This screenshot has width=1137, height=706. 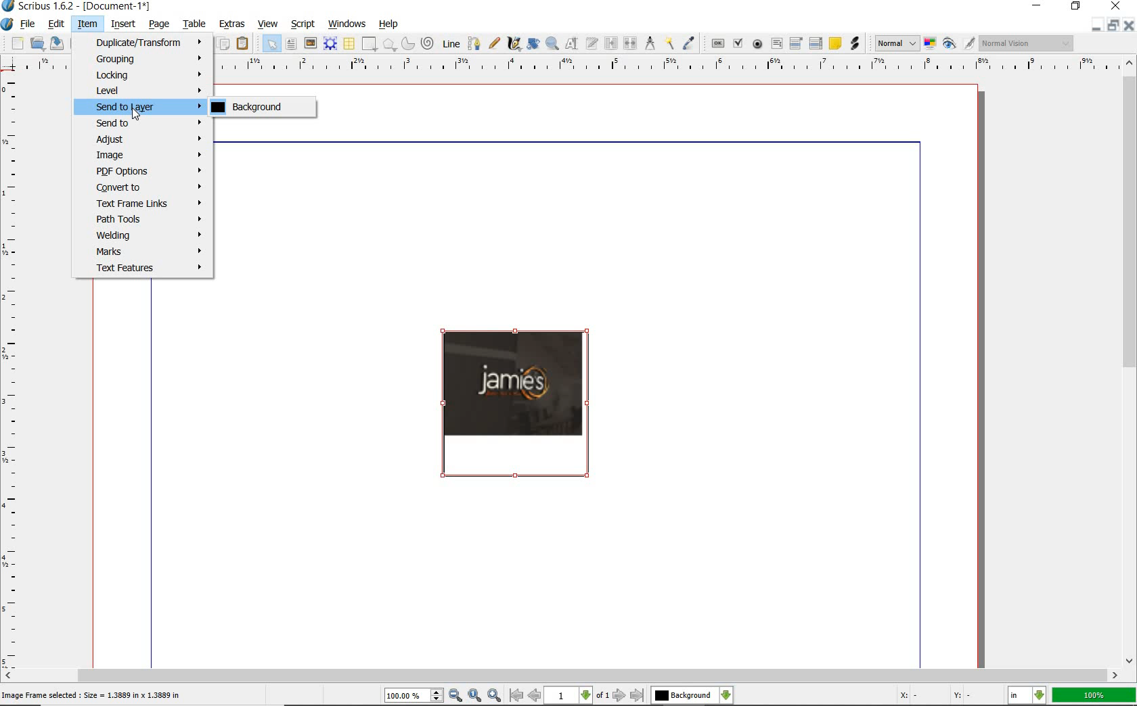 I want to click on Convert to, so click(x=144, y=187).